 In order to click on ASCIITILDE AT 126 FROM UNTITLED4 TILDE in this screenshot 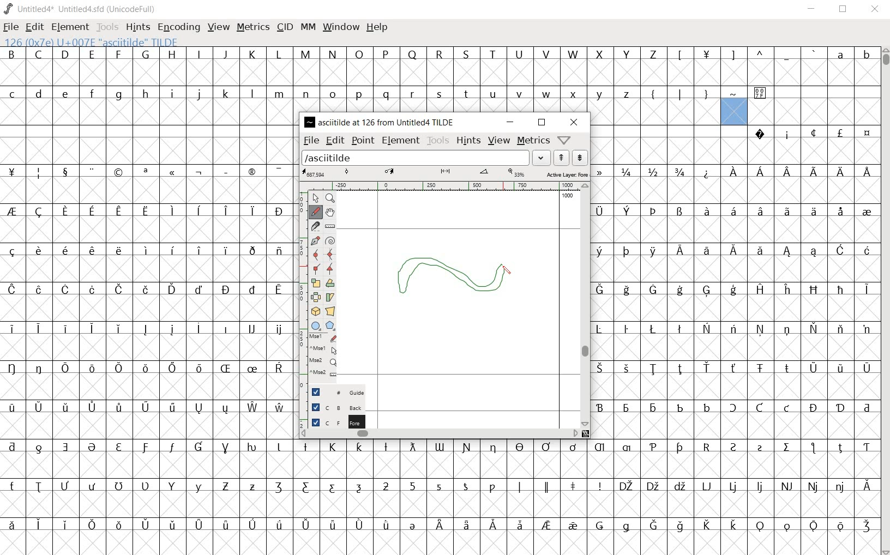, I will do `click(381, 121)`.